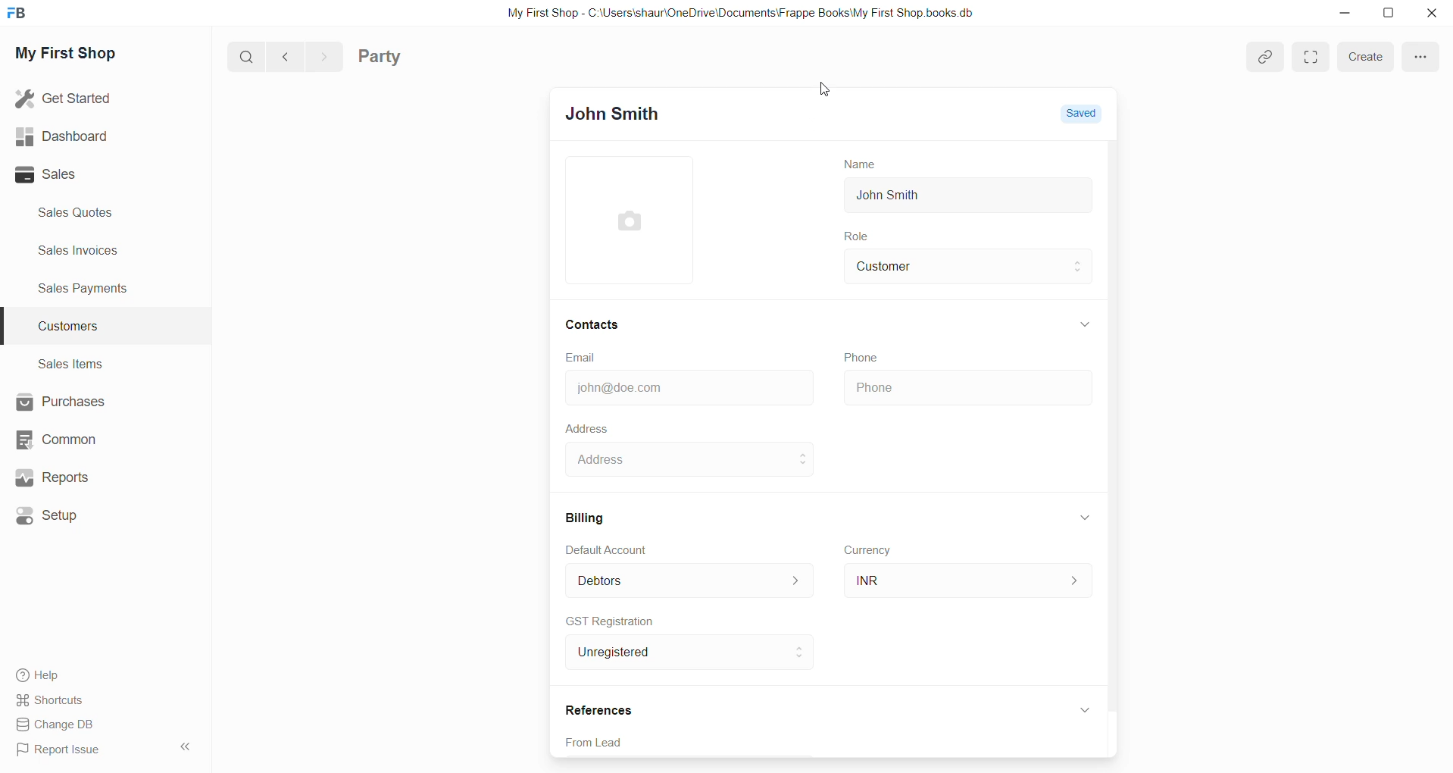 This screenshot has height=773, width=1453. What do you see at coordinates (1089, 114) in the screenshot?
I see `Draft` at bounding box center [1089, 114].